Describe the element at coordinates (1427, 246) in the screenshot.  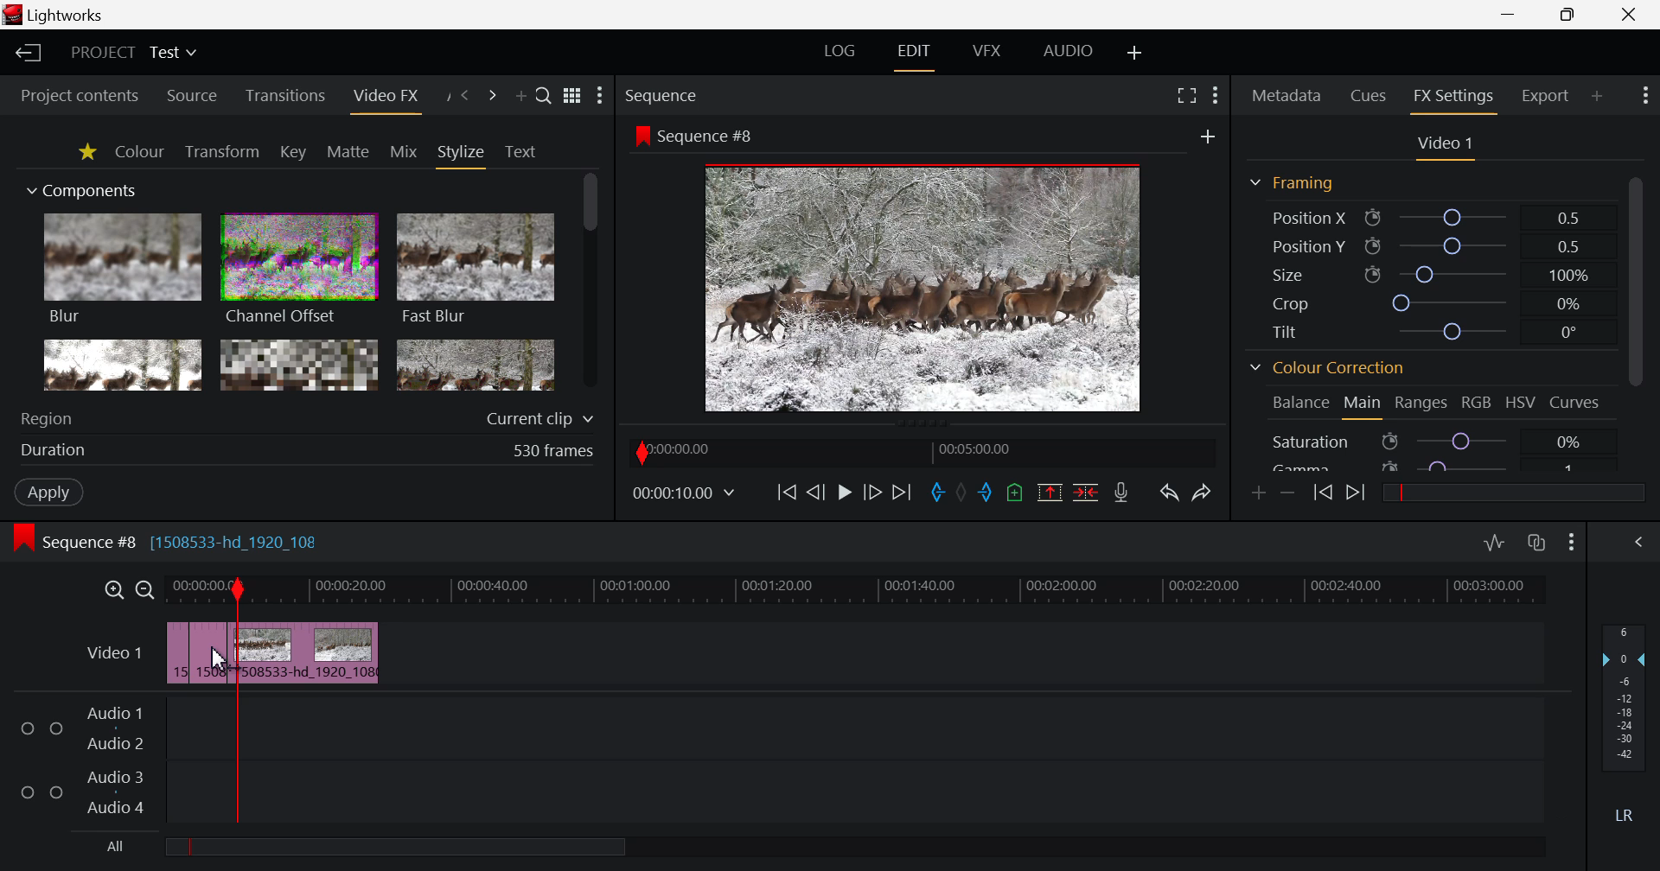
I see `Position Y` at that location.